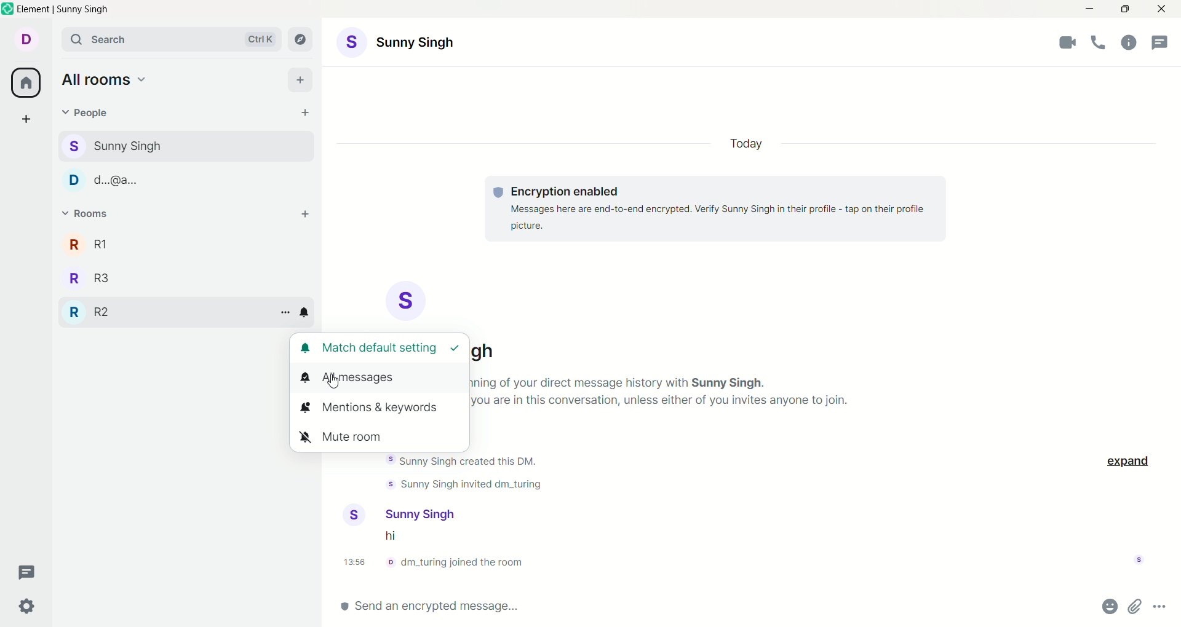  Describe the element at coordinates (460, 562) in the screenshot. I see `info` at that location.